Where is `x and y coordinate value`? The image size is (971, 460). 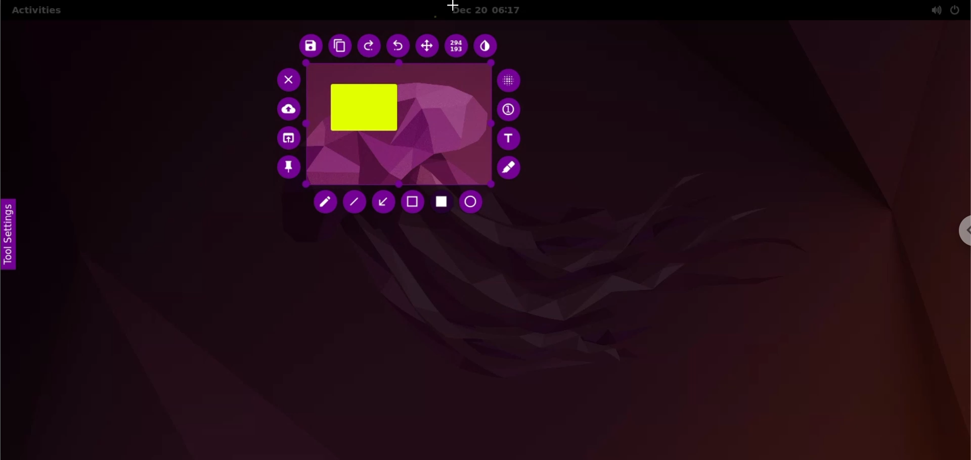
x and y coordinate value is located at coordinates (458, 45).